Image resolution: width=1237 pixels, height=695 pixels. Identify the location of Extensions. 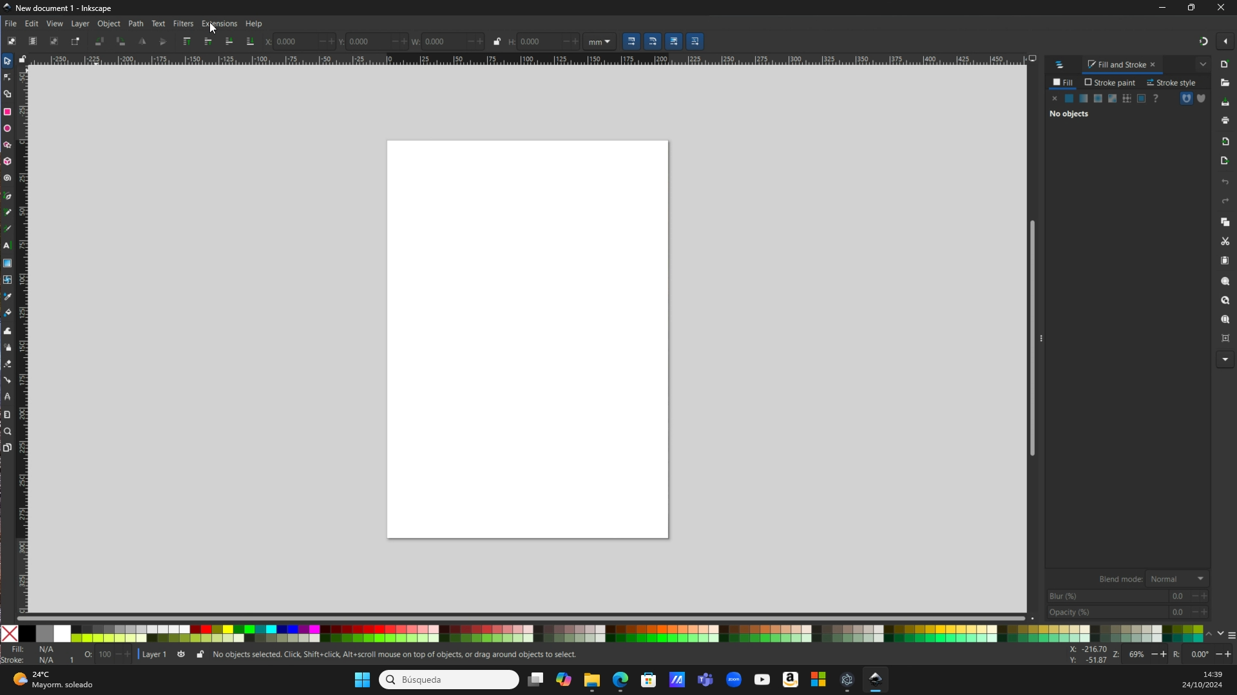
(221, 26).